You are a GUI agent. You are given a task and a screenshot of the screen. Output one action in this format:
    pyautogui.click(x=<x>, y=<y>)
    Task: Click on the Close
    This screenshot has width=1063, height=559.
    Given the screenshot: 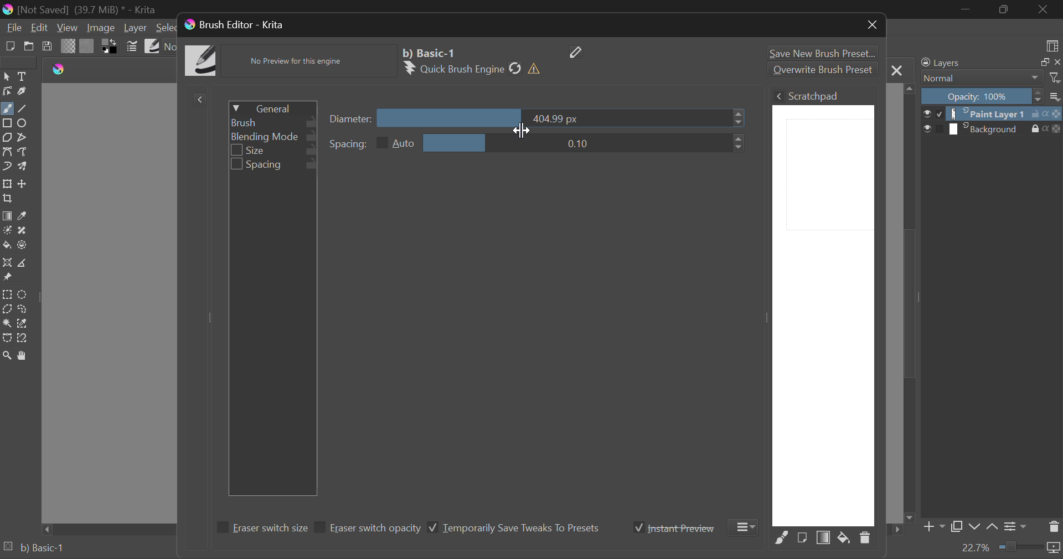 What is the action you would take?
    pyautogui.click(x=1044, y=9)
    